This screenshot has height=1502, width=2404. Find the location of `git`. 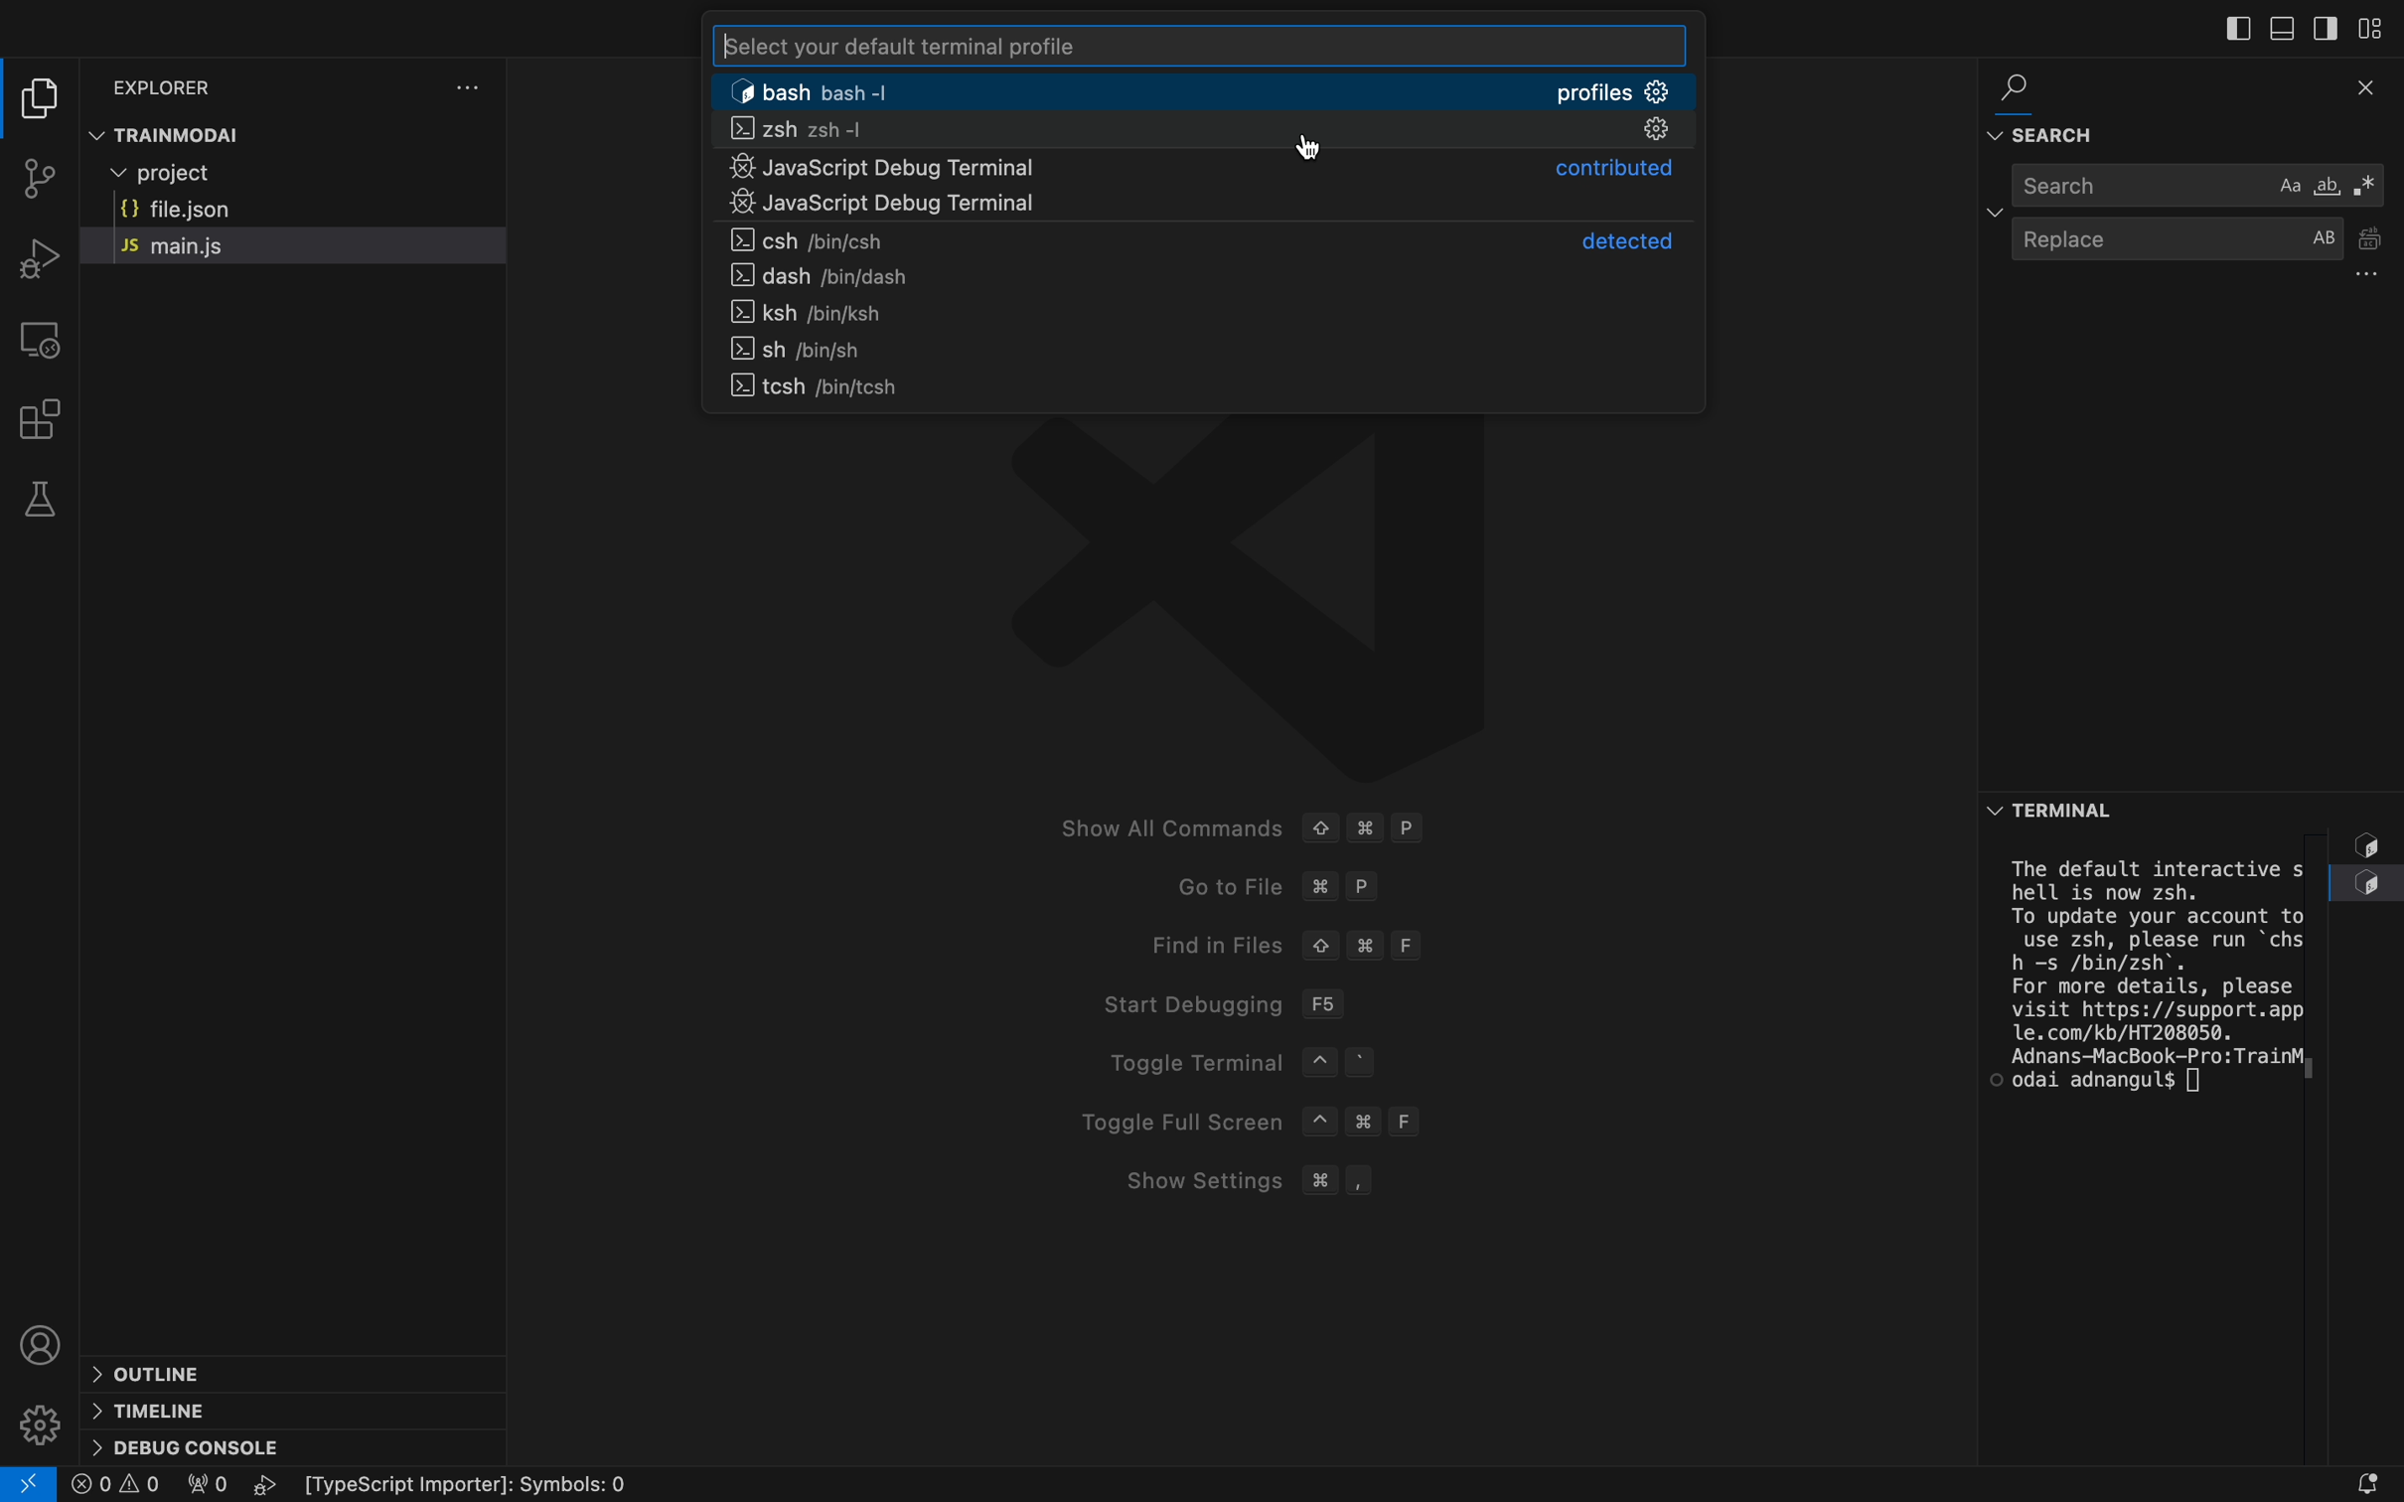

git is located at coordinates (44, 182).